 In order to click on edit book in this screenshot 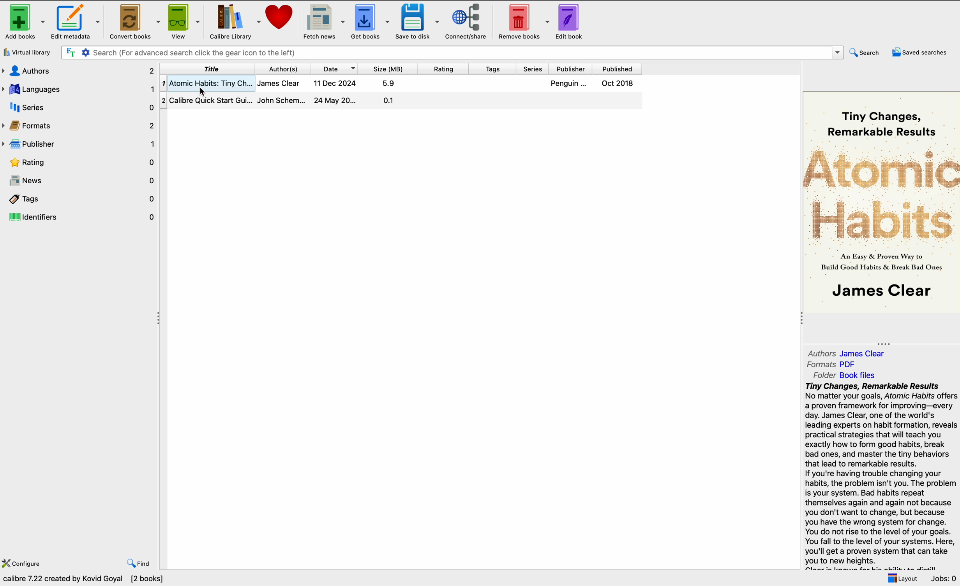, I will do `click(569, 22)`.